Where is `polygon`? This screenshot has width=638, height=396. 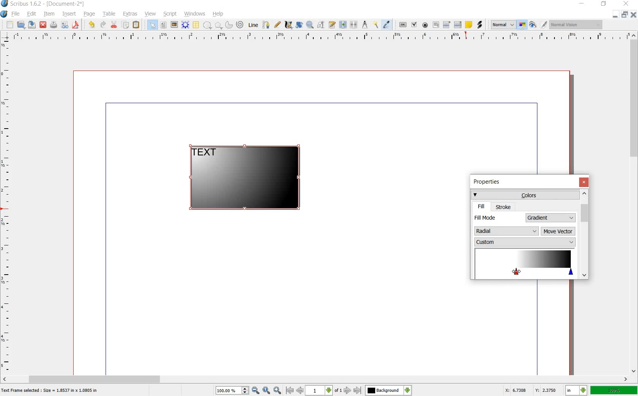 polygon is located at coordinates (217, 25).